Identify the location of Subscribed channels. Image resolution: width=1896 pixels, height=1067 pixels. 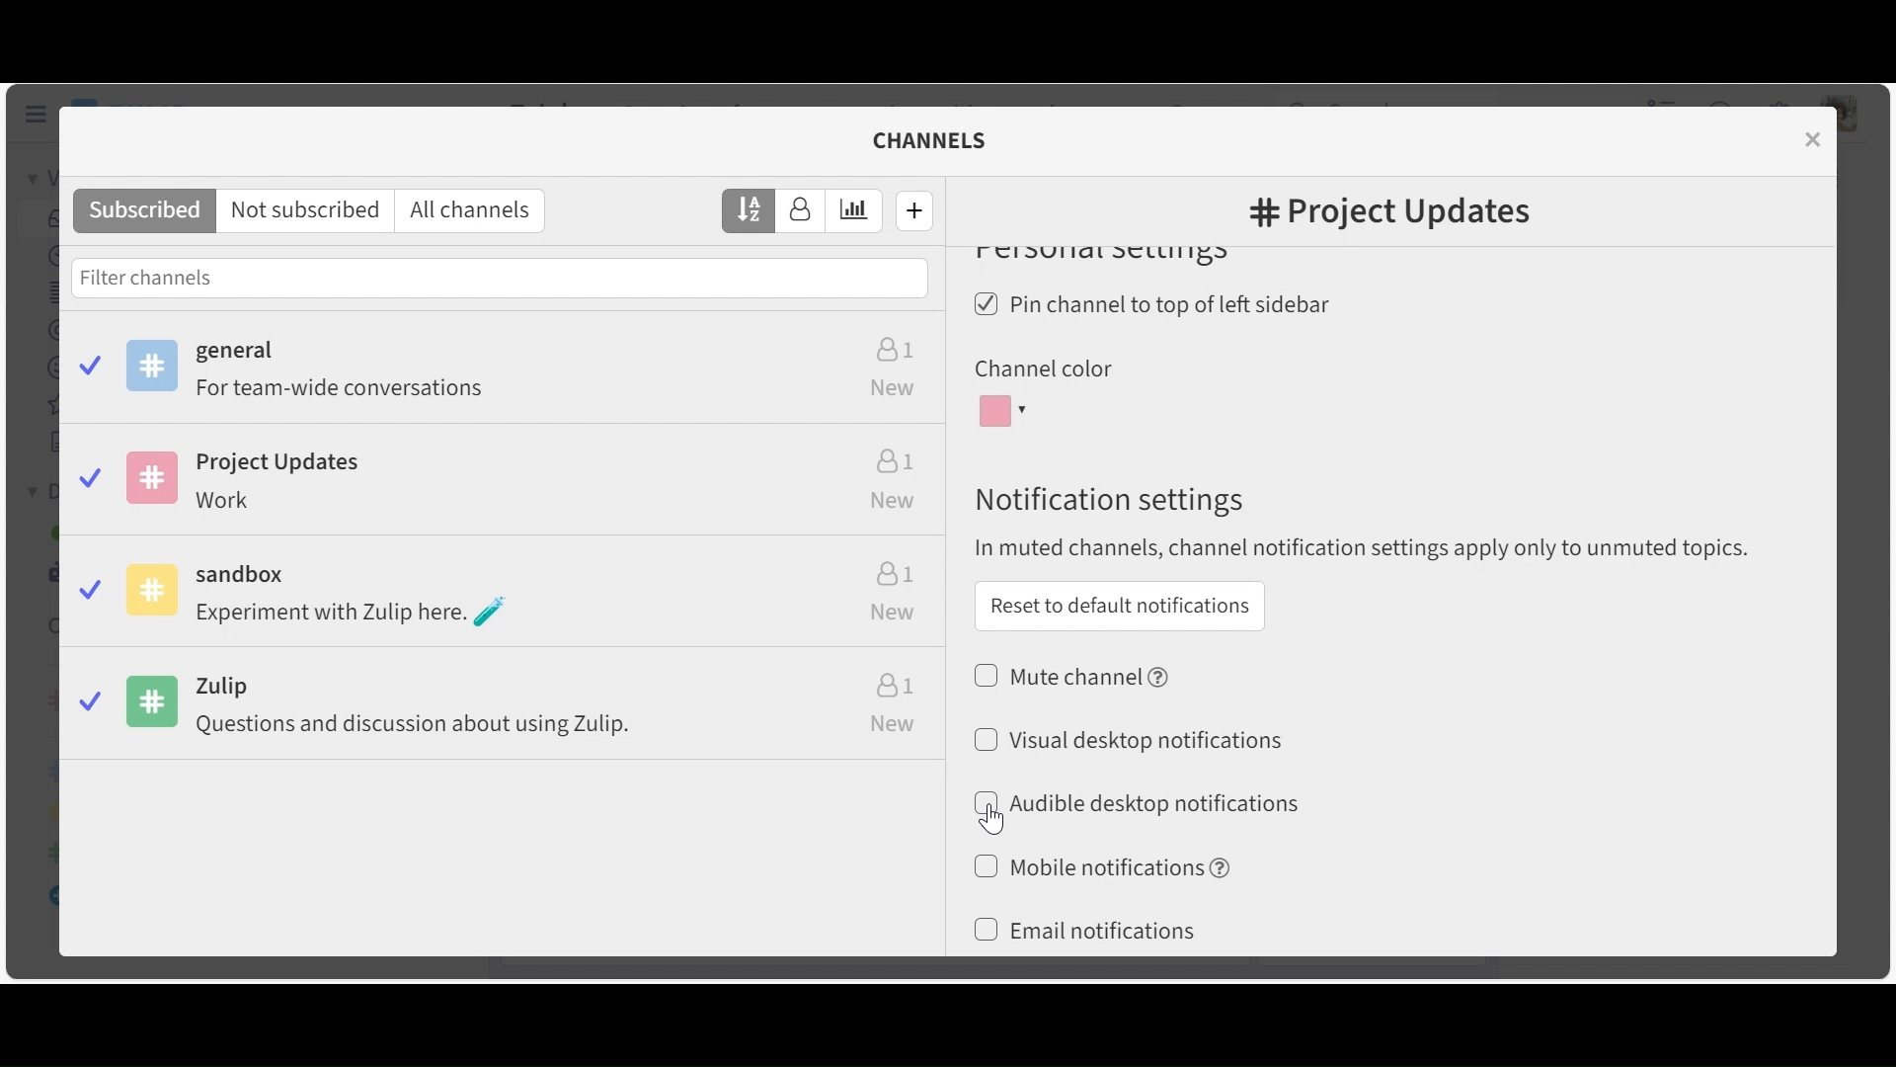
(507, 373).